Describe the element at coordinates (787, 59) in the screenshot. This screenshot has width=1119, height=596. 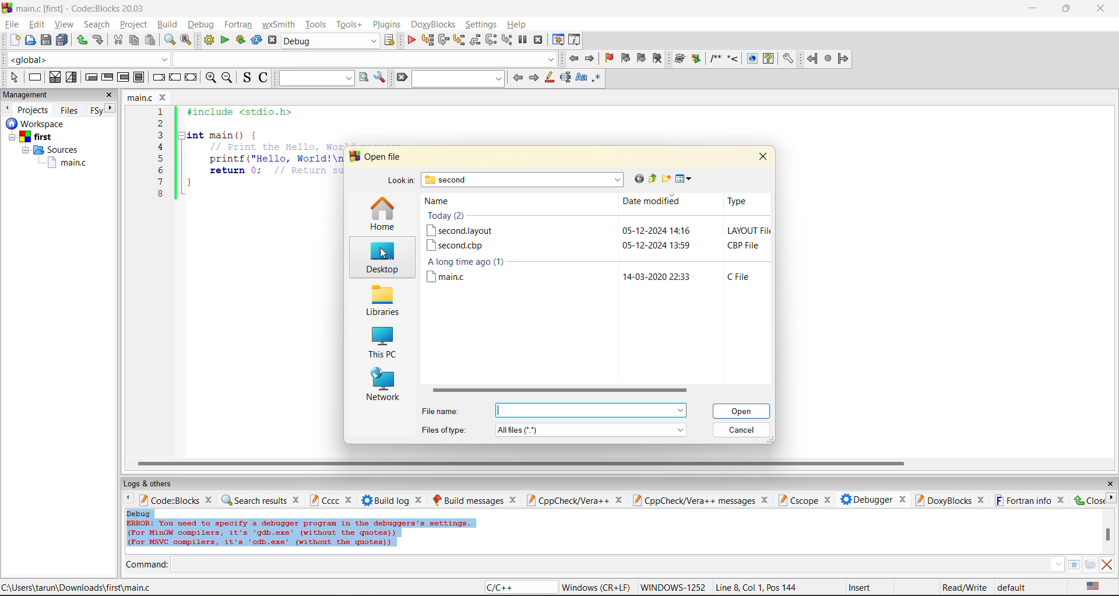
I see `settings` at that location.